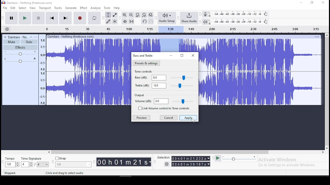 This screenshot has height=185, width=330. What do you see at coordinates (209, 164) in the screenshot?
I see `drop down` at bounding box center [209, 164].